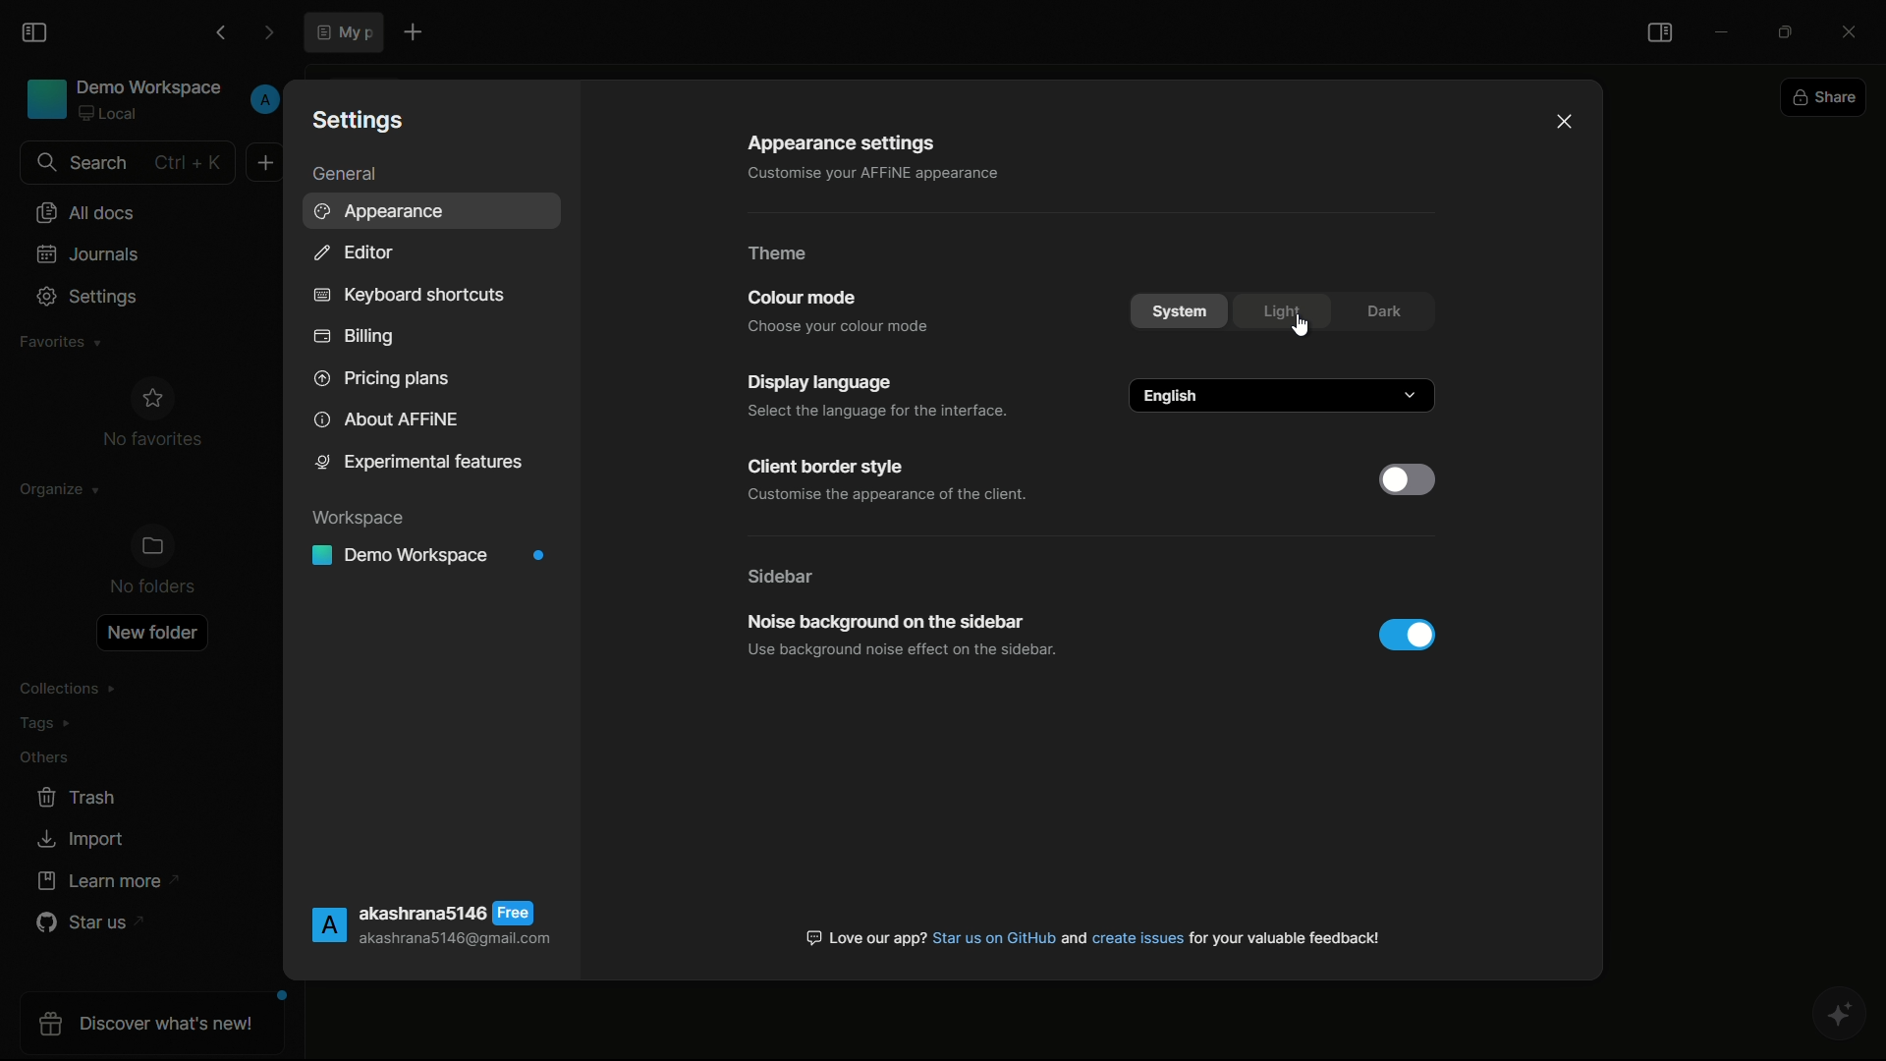 The image size is (1886, 1061). What do you see at coordinates (873, 413) in the screenshot?
I see `Select the language for the interface.` at bounding box center [873, 413].